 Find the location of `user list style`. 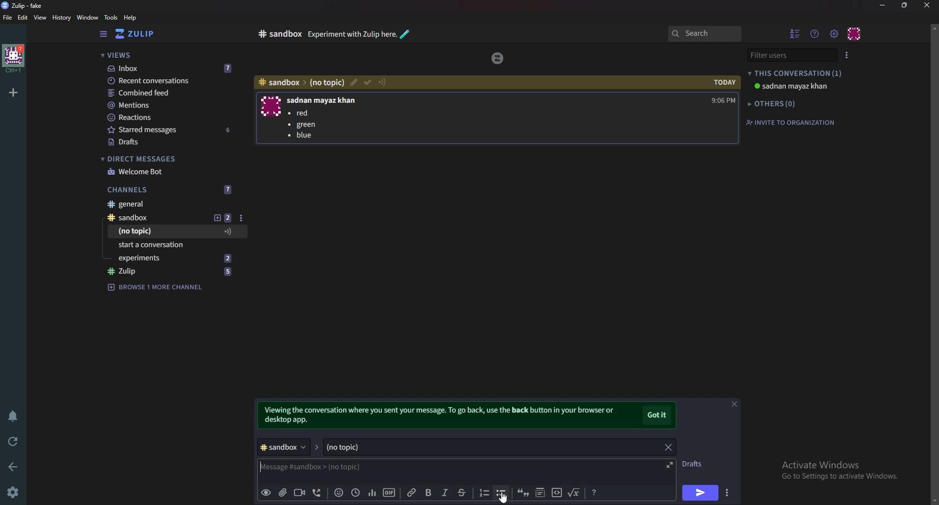

user list style is located at coordinates (846, 55).